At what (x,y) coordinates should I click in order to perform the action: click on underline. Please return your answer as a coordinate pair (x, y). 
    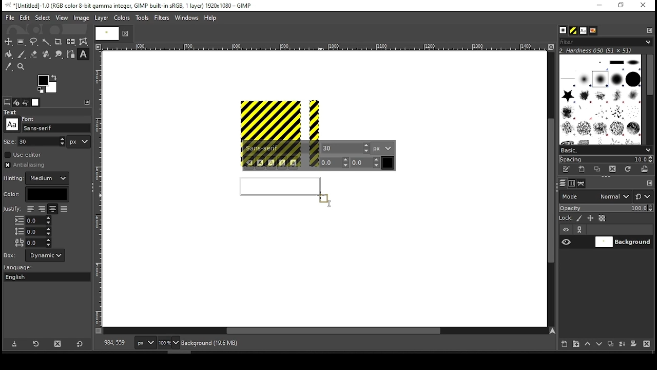
    Looking at the image, I should click on (282, 163).